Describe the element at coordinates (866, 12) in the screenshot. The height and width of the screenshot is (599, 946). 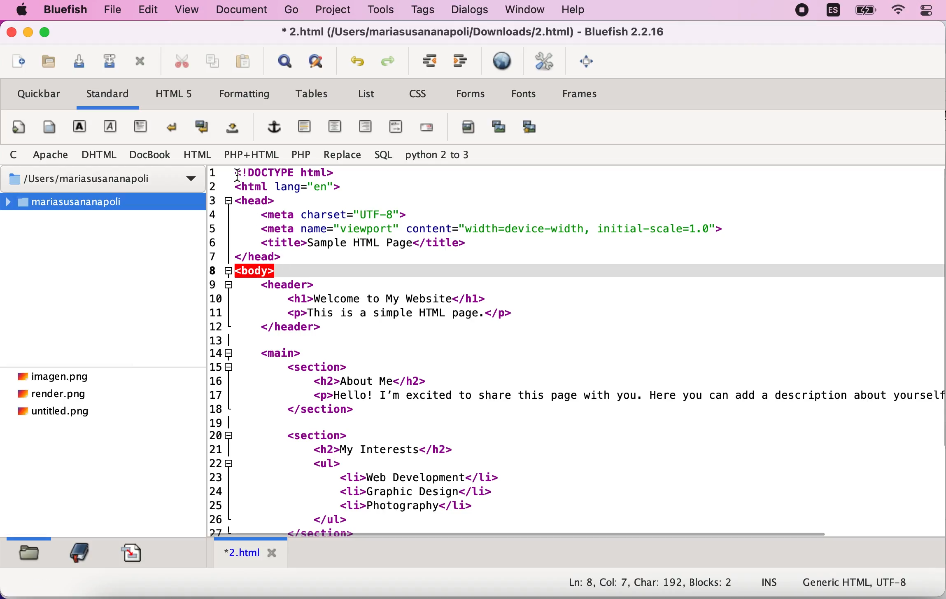
I see `battery` at that location.